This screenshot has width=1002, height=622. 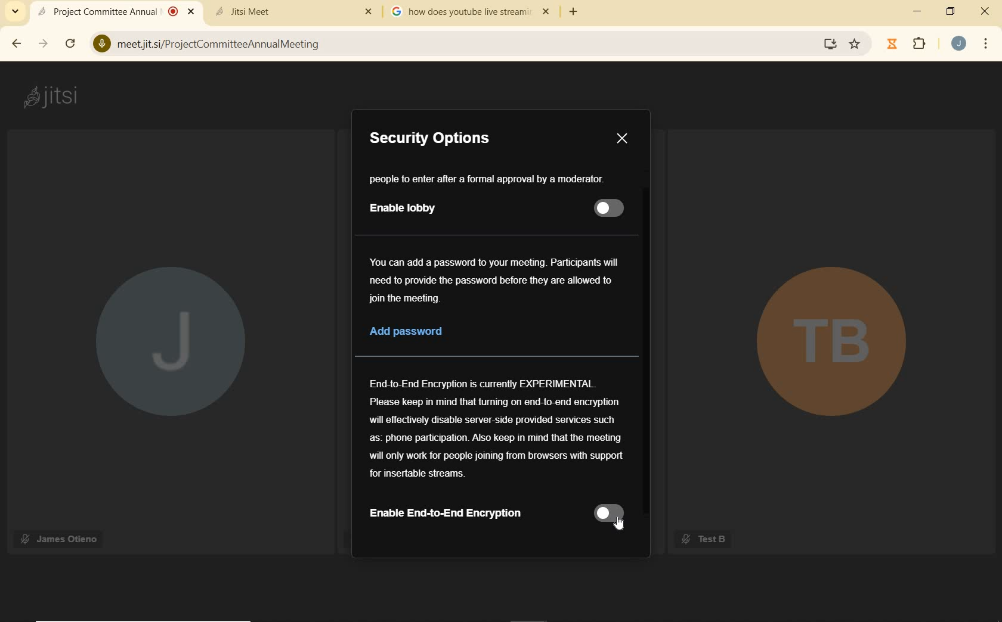 What do you see at coordinates (703, 539) in the screenshot?
I see `Test B` at bounding box center [703, 539].